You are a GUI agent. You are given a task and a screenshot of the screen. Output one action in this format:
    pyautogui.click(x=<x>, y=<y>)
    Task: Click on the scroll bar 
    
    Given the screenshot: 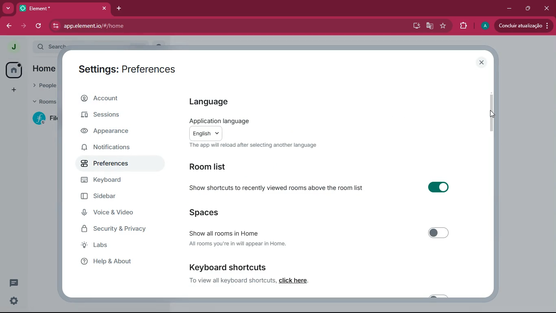 What is the action you would take?
    pyautogui.click(x=492, y=113)
    